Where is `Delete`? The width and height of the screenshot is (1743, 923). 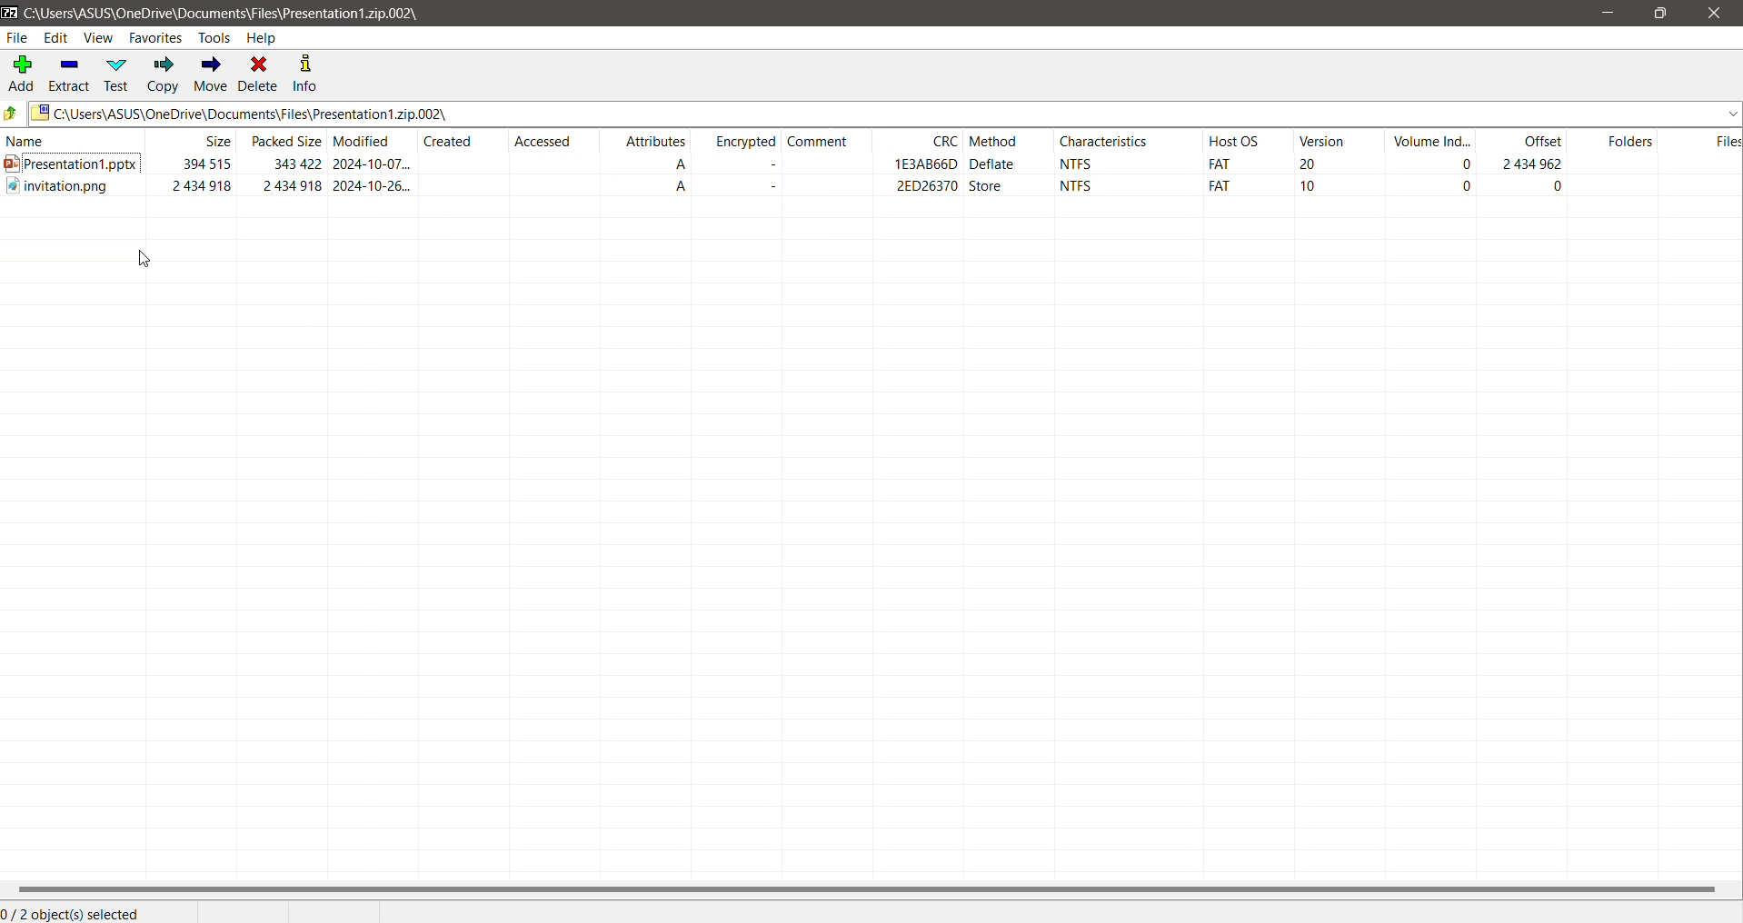
Delete is located at coordinates (258, 74).